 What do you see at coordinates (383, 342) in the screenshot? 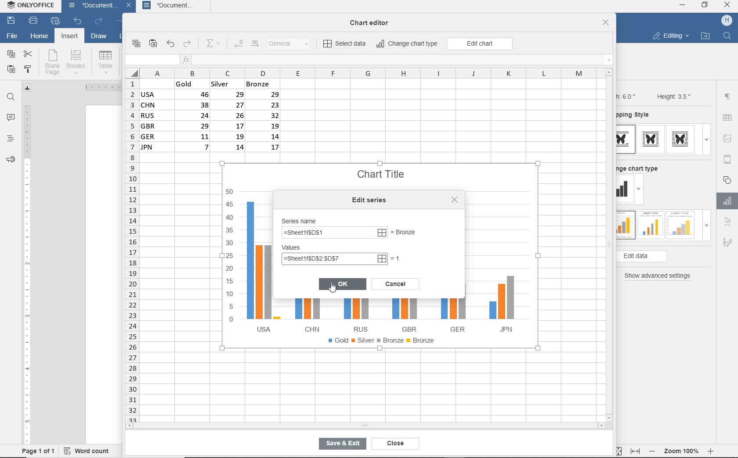
I see `legend` at bounding box center [383, 342].